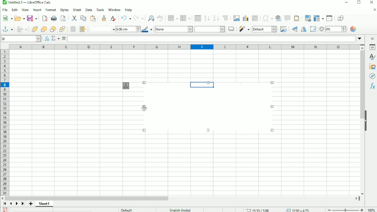 This screenshot has height=212, width=377. Describe the element at coordinates (27, 3) in the screenshot. I see `Title` at that location.